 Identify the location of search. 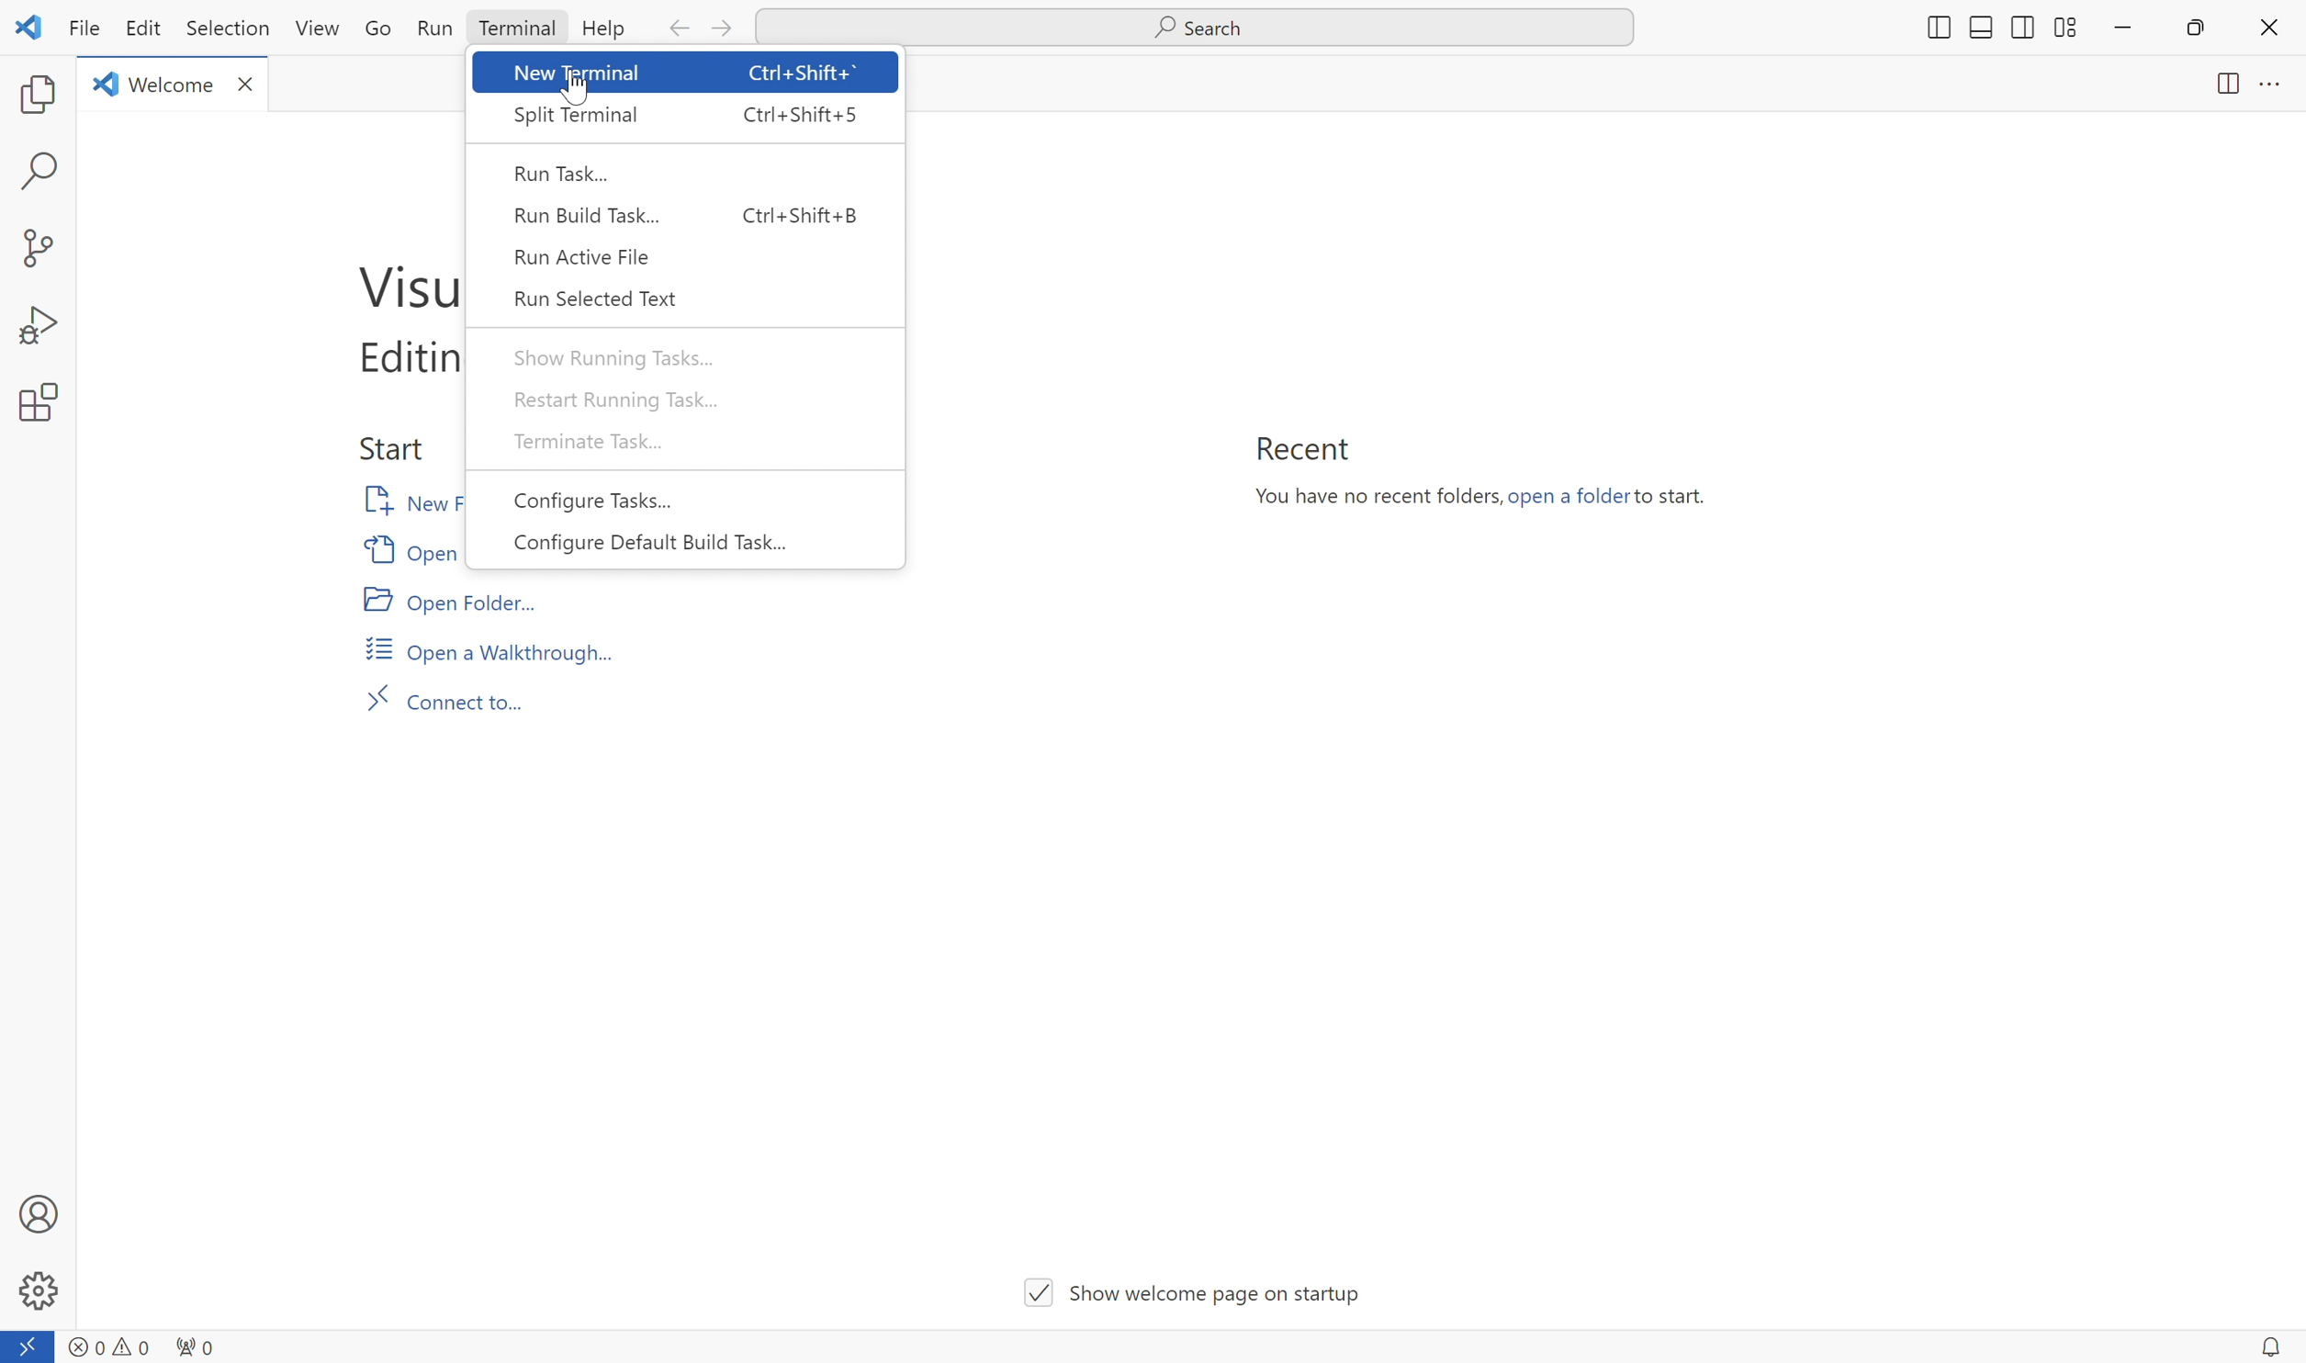
(42, 172).